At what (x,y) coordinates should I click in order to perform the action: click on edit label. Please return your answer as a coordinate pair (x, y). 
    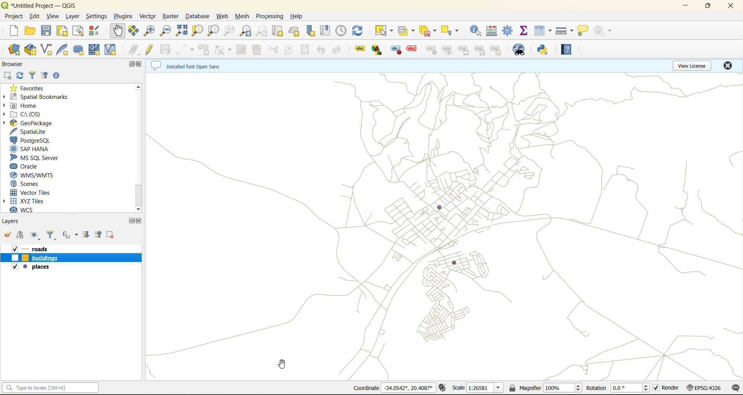
    Looking at the image, I should click on (495, 50).